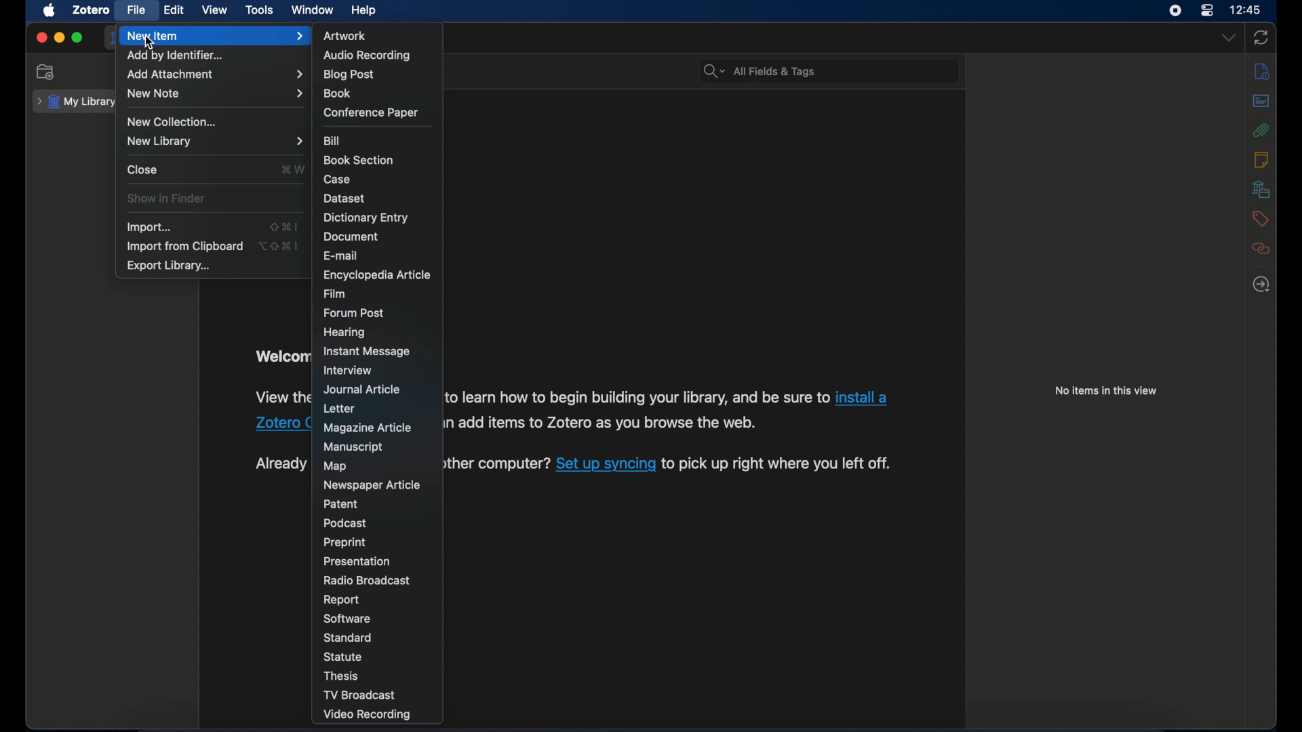 The width and height of the screenshot is (1302, 732). I want to click on blog post, so click(349, 75).